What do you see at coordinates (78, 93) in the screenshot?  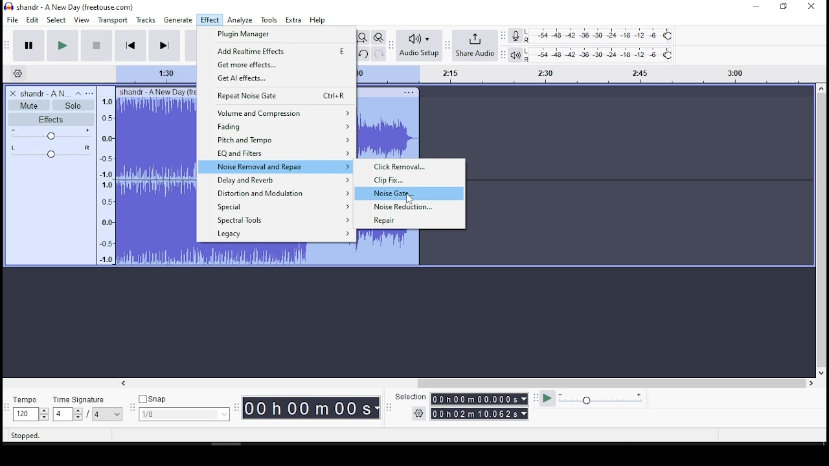 I see `collapse` at bounding box center [78, 93].